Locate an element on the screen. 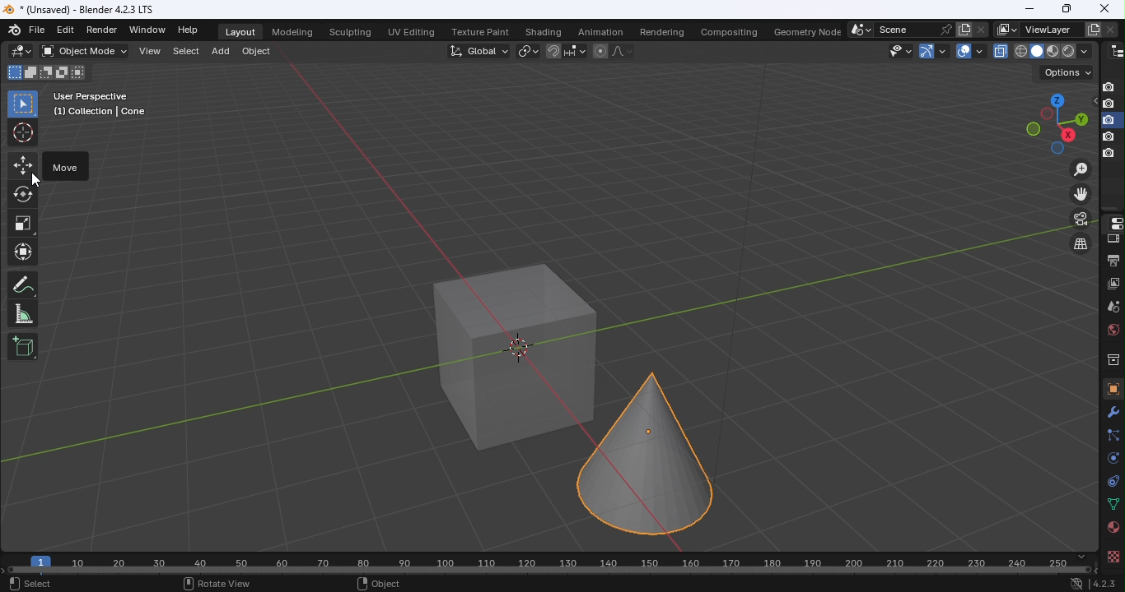 Image resolution: width=1125 pixels, height=592 pixels. Data is located at coordinates (1113, 505).